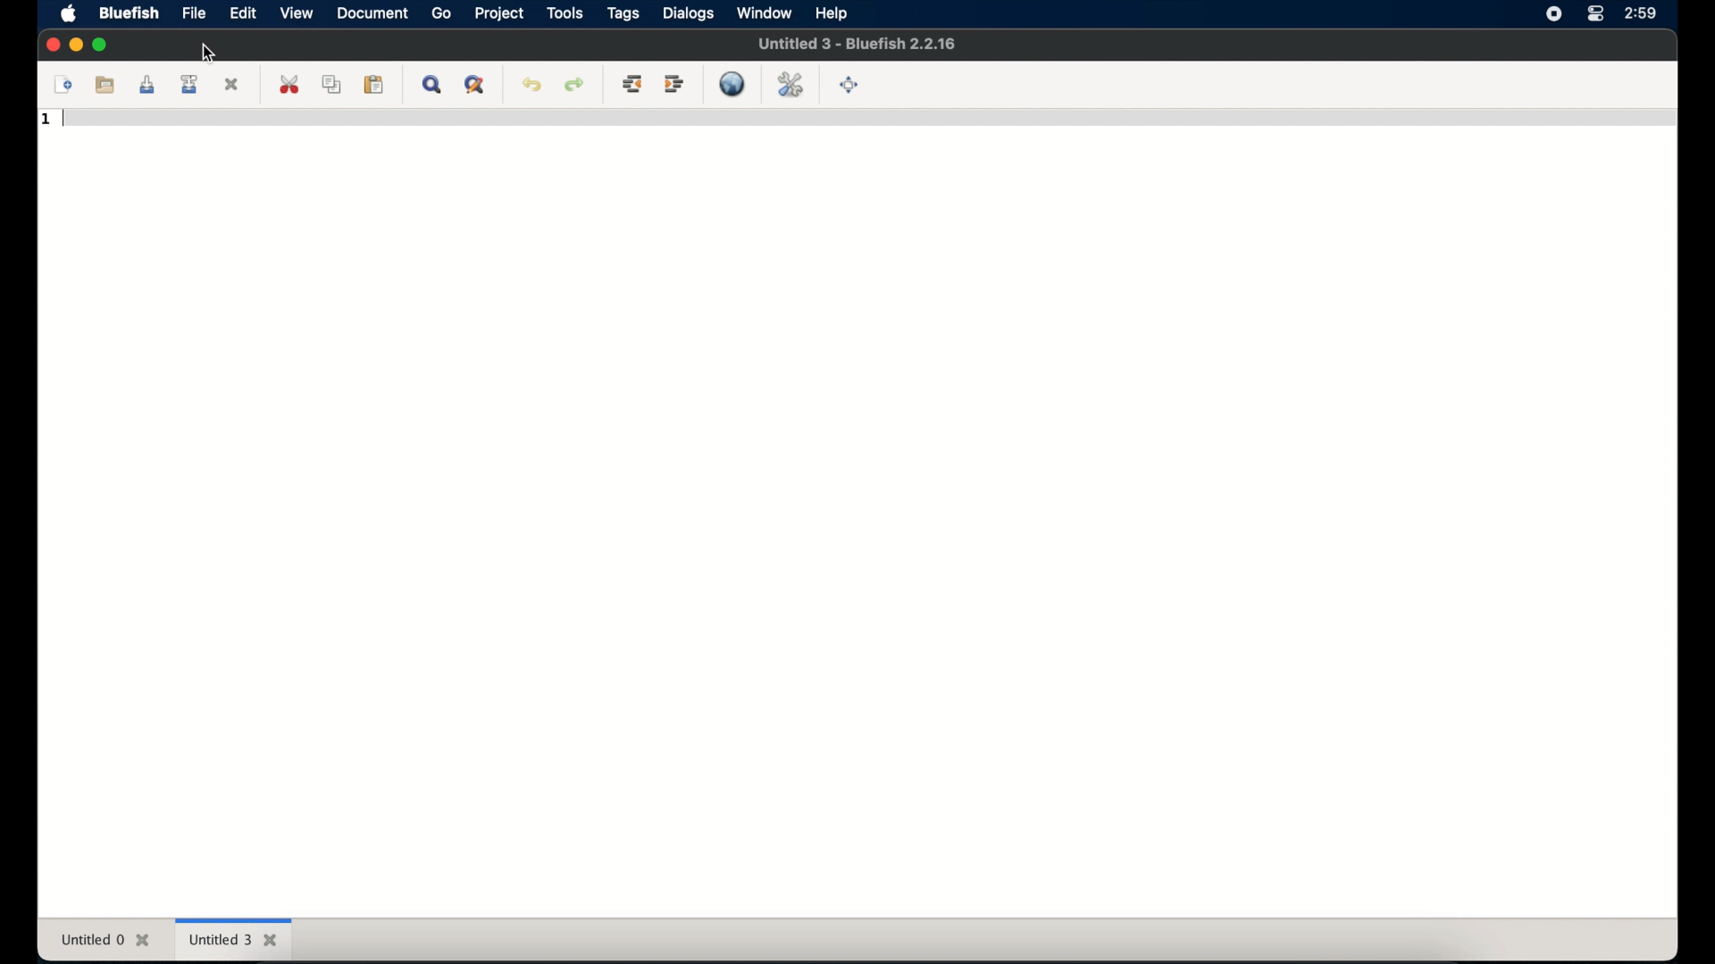  What do you see at coordinates (442, 14) in the screenshot?
I see `go` at bounding box center [442, 14].